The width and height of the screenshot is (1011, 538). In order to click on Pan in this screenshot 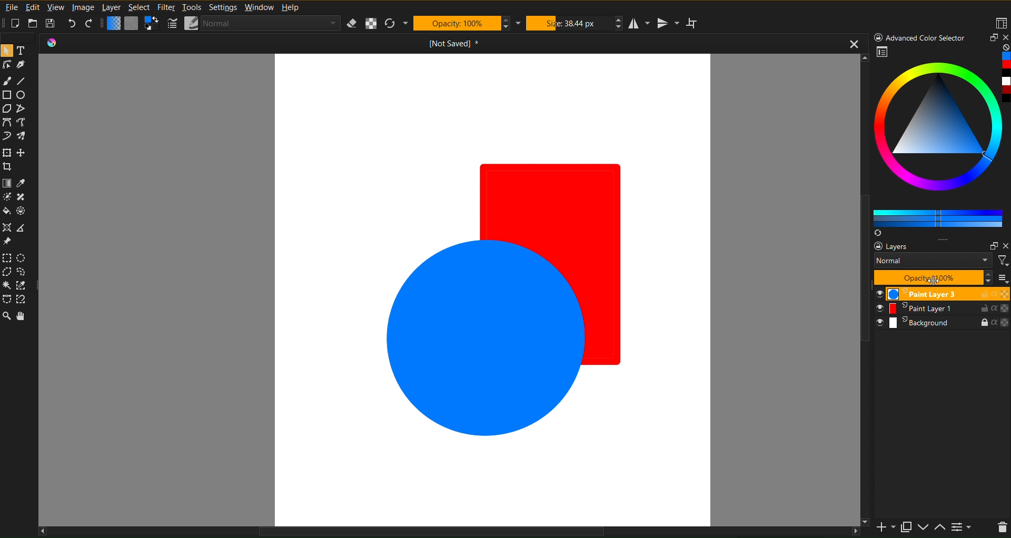, I will do `click(23, 317)`.